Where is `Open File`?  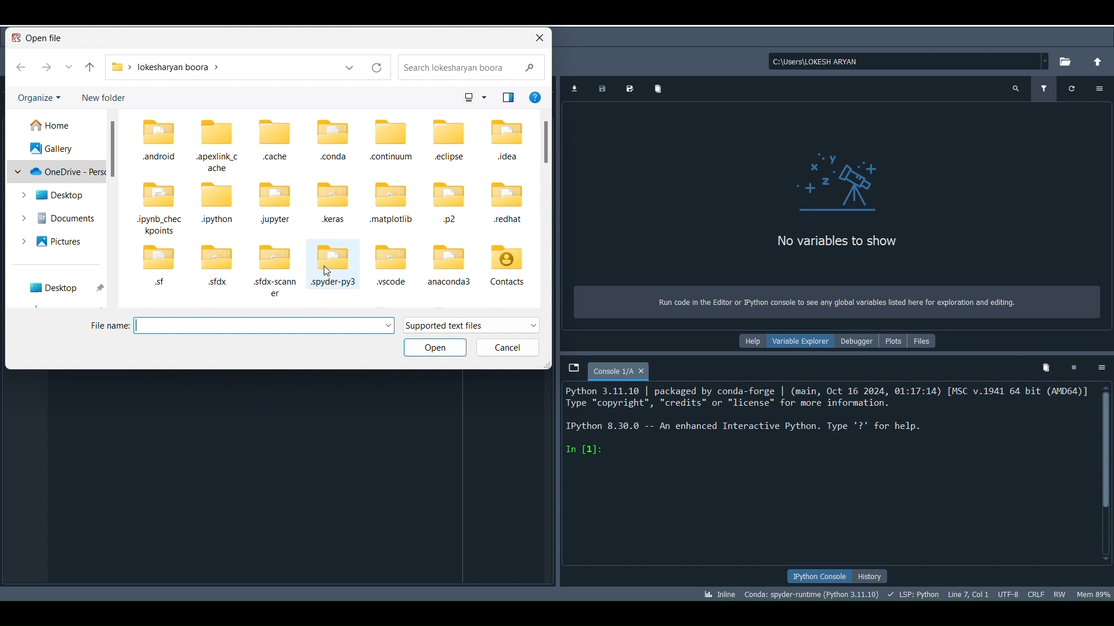
Open File is located at coordinates (39, 37).